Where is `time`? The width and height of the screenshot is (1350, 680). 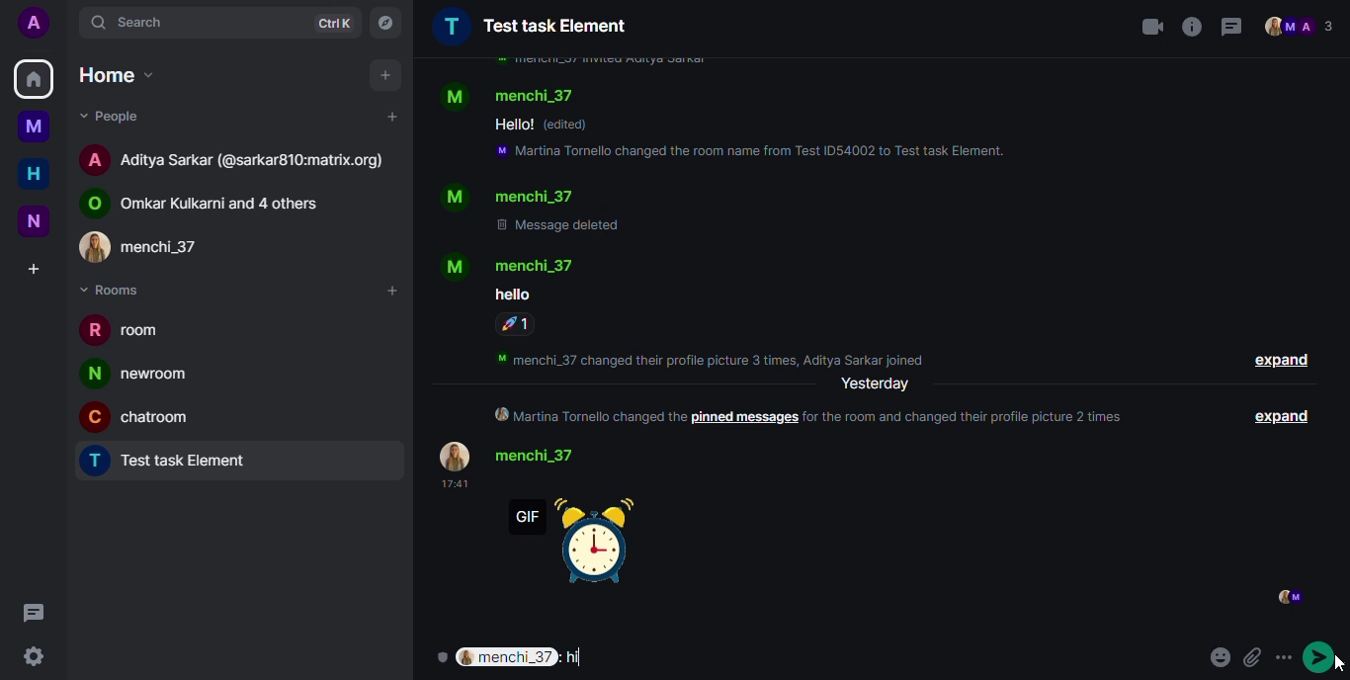
time is located at coordinates (452, 484).